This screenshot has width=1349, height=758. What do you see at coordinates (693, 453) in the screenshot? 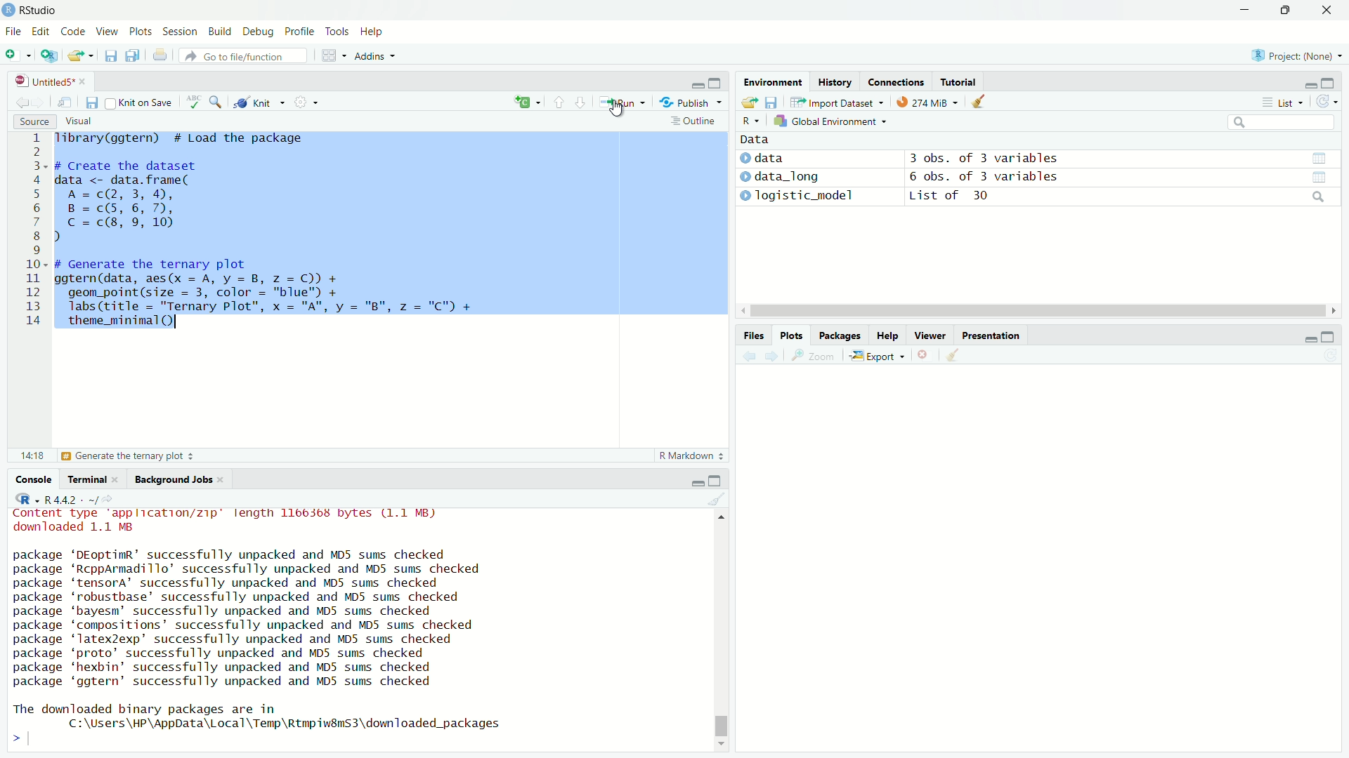
I see `R Markdown *` at bounding box center [693, 453].